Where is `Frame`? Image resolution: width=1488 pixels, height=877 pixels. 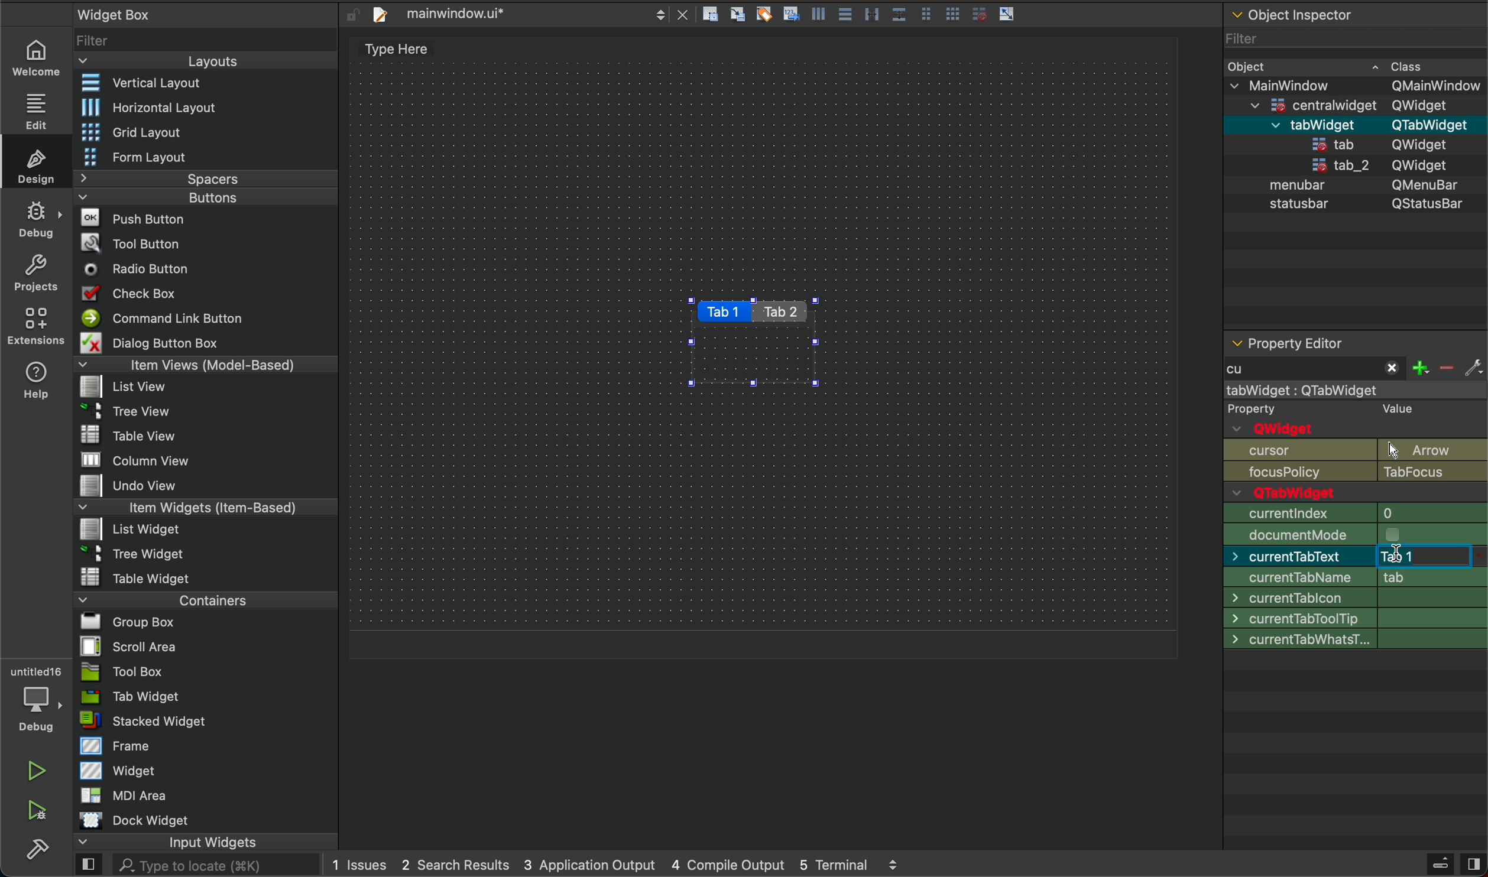
Frame is located at coordinates (109, 746).